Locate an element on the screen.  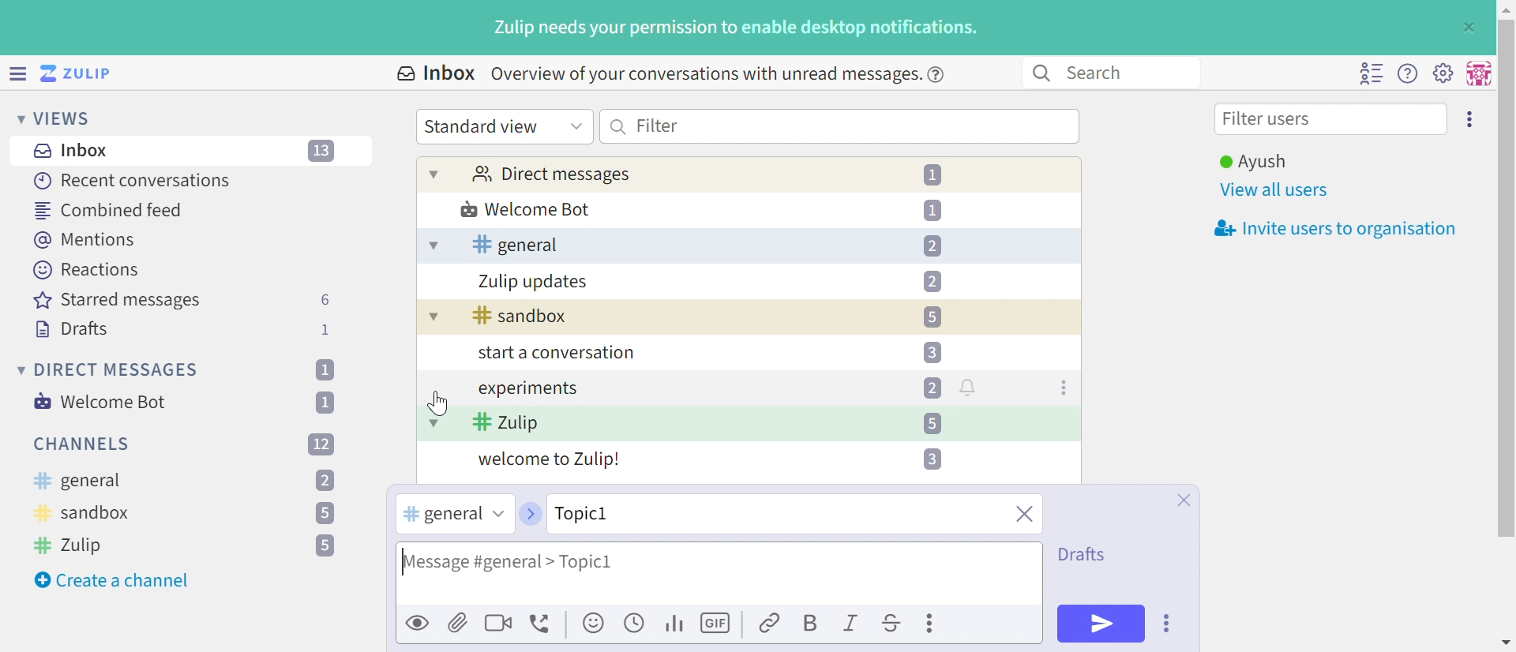
Add voice call is located at coordinates (542, 624).